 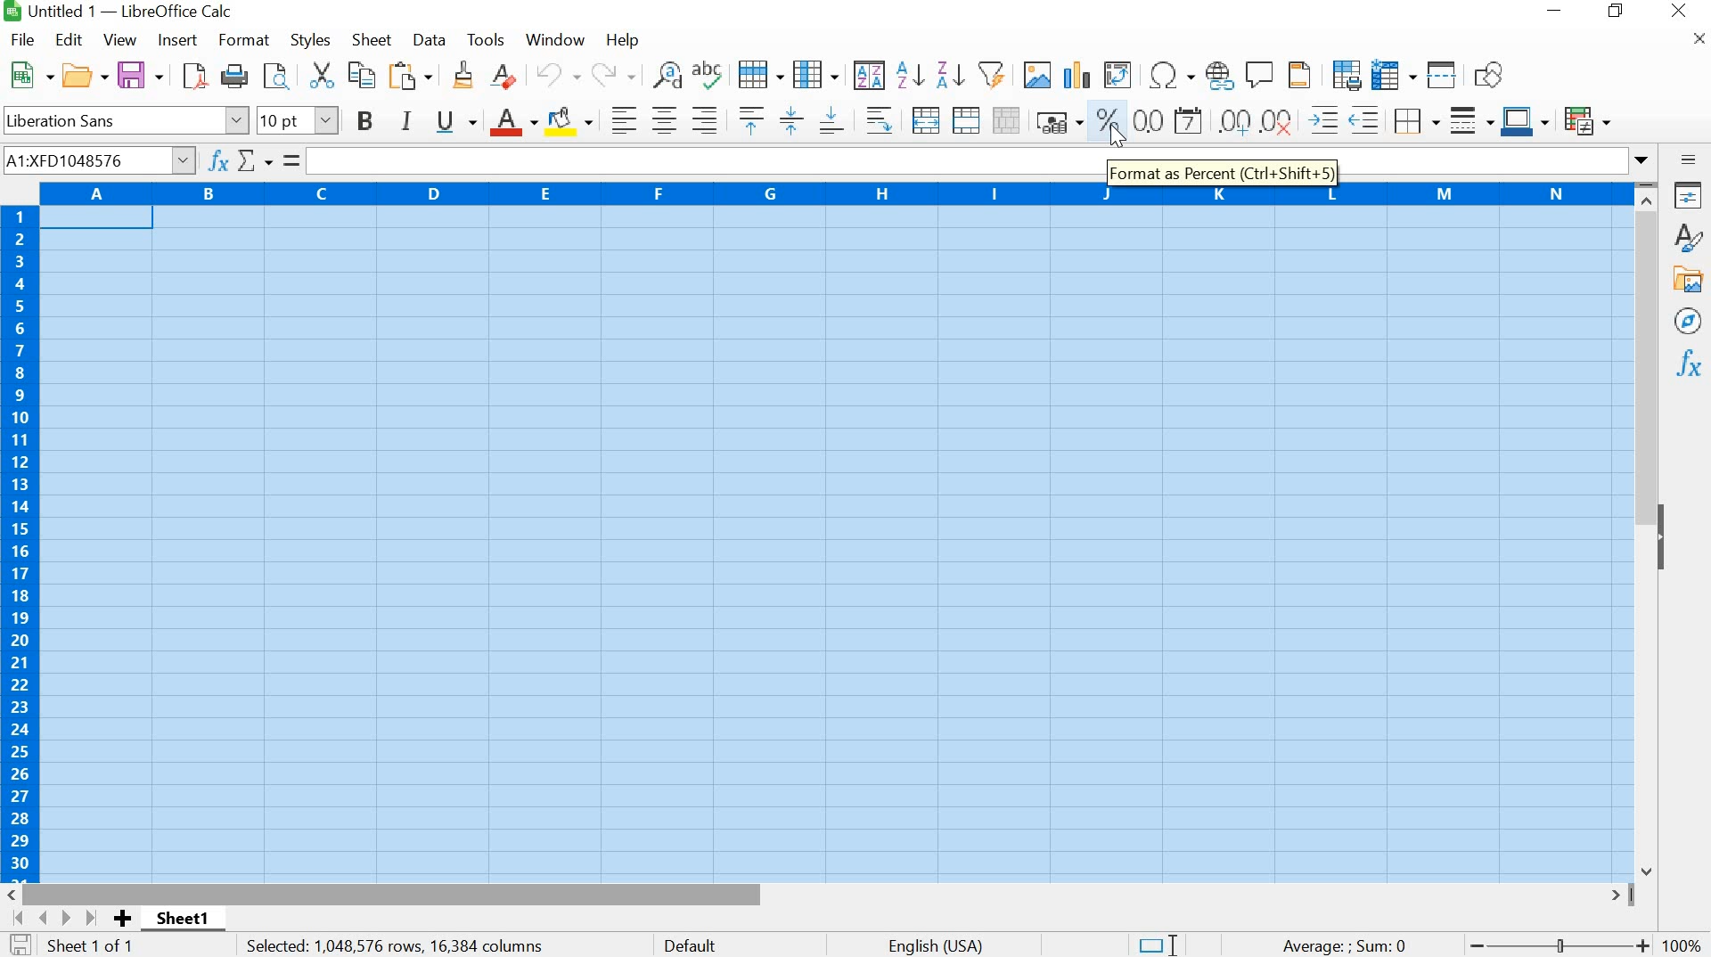 I want to click on COLUMNS, so click(x=830, y=195).